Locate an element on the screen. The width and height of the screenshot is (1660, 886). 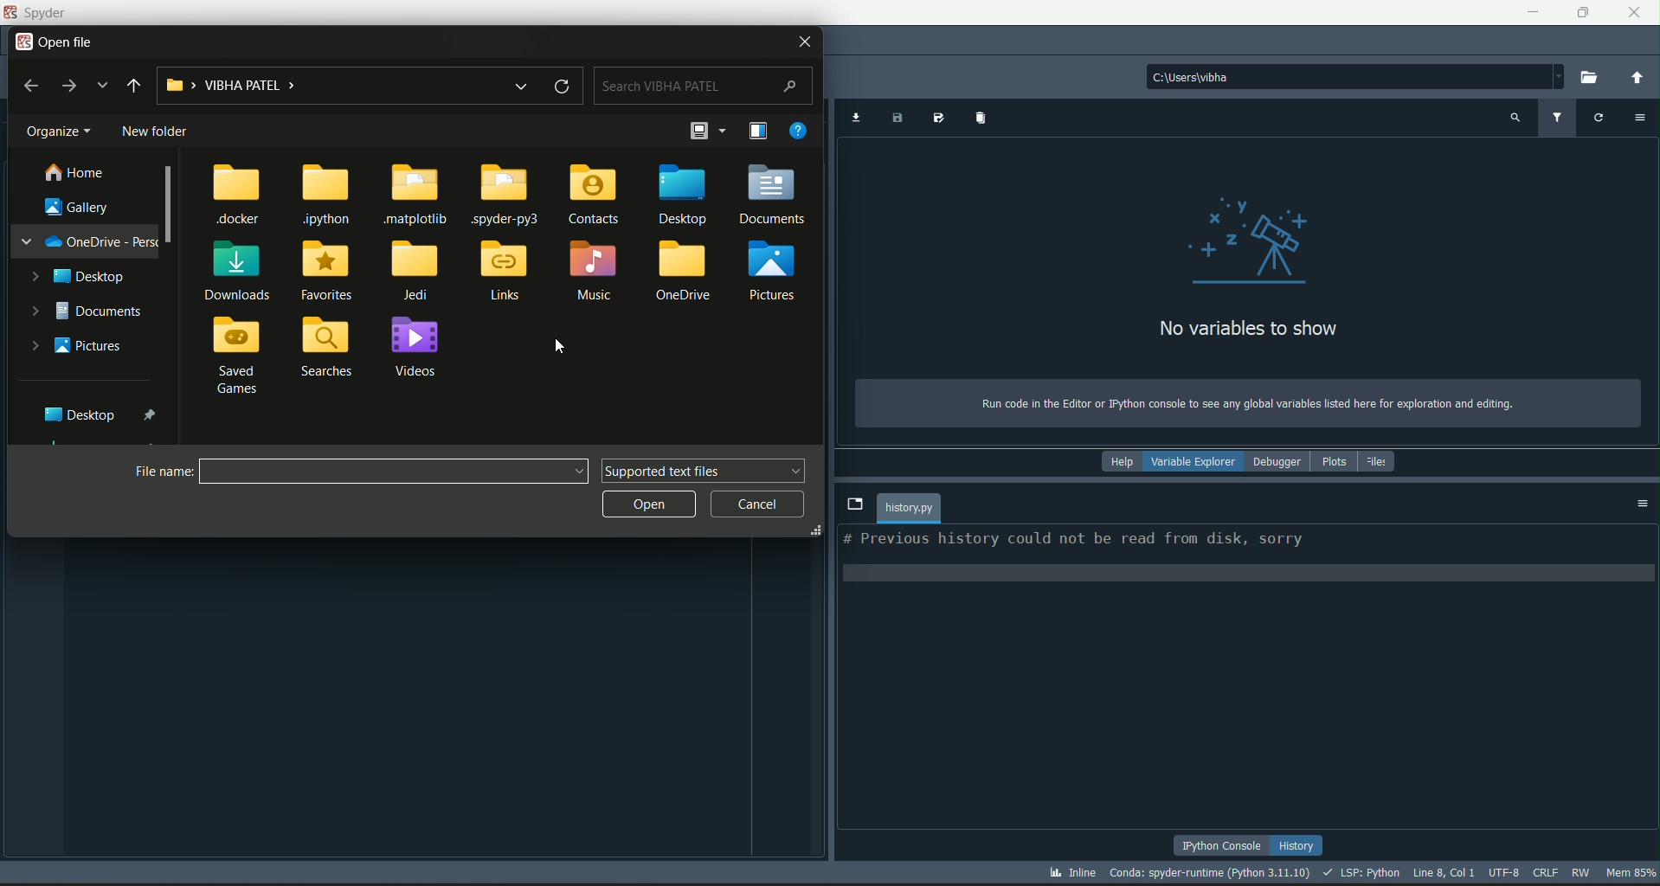
save data is located at coordinates (898, 119).